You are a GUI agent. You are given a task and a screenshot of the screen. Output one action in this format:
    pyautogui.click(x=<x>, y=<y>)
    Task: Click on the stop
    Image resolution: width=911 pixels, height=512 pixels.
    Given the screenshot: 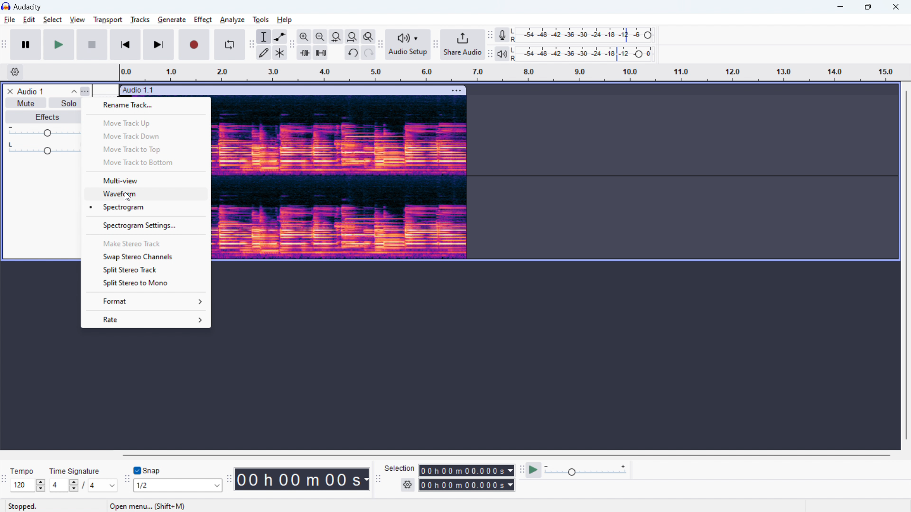 What is the action you would take?
    pyautogui.click(x=92, y=45)
    